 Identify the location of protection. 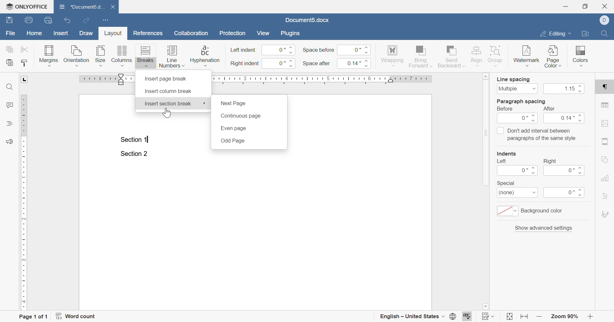
(233, 33).